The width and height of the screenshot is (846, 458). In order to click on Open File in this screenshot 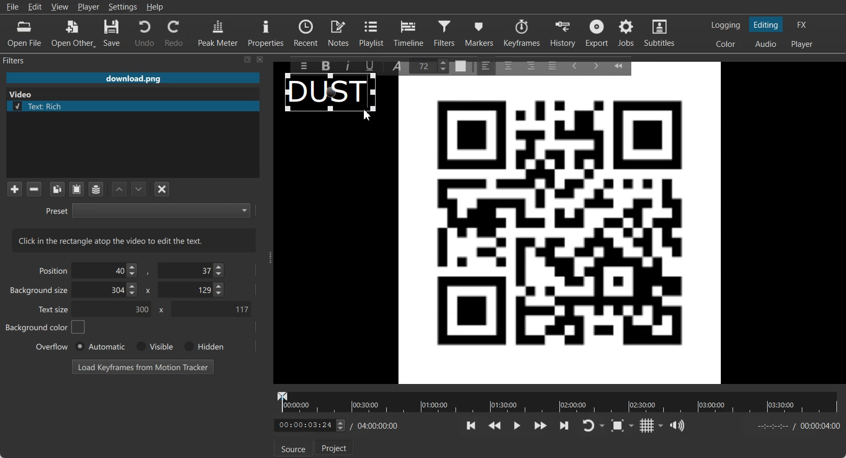, I will do `click(25, 34)`.